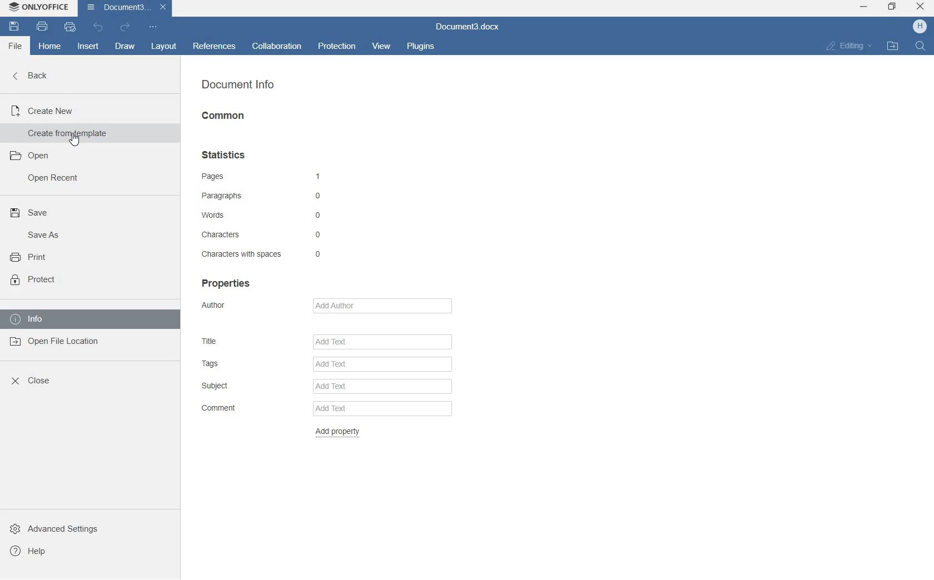  What do you see at coordinates (924, 47) in the screenshot?
I see `search` at bounding box center [924, 47].